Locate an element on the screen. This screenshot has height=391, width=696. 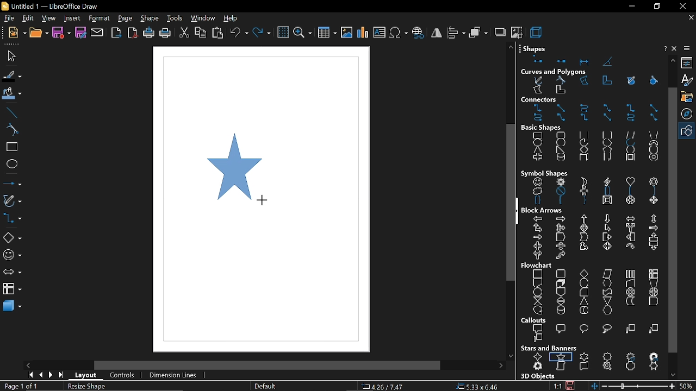
shape is located at coordinates (150, 18).